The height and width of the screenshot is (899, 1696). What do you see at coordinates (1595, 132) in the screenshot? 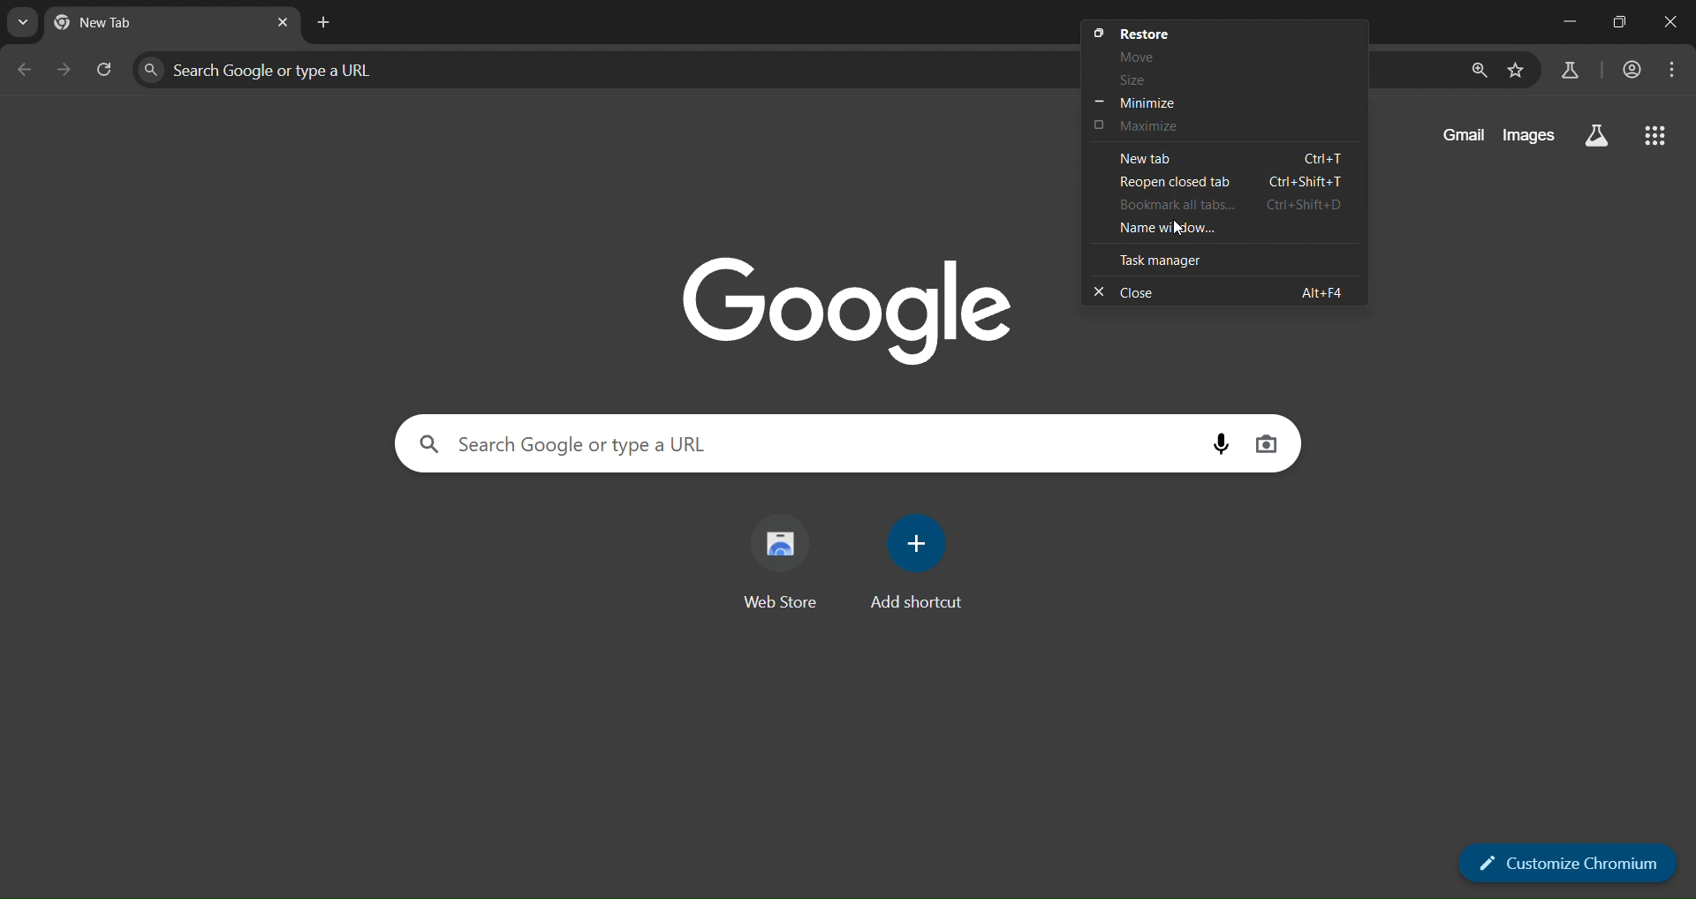
I see `search labs` at bounding box center [1595, 132].